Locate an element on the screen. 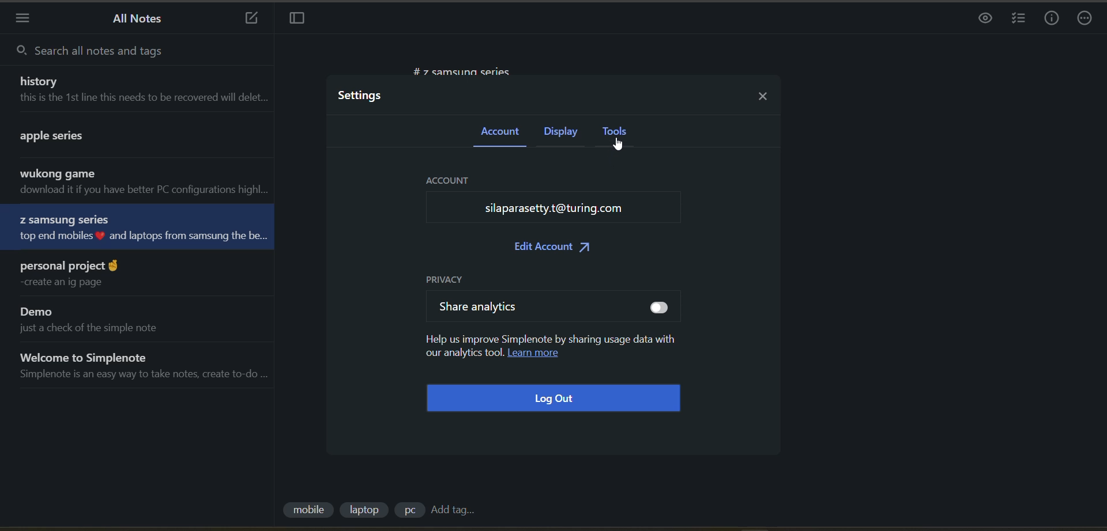  note title and preview is located at coordinates (132, 226).